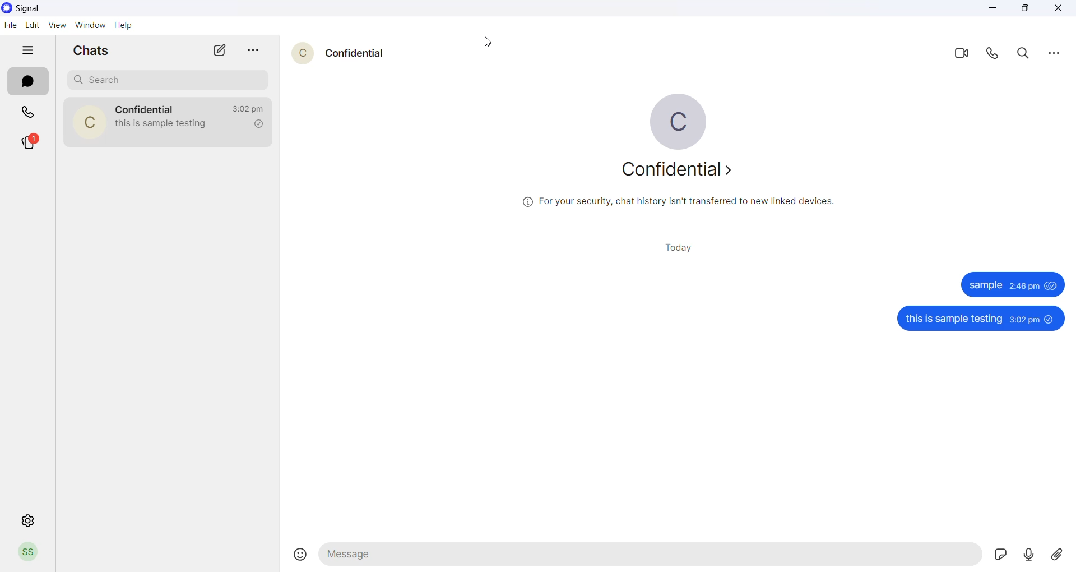 The image size is (1076, 572). Describe the element at coordinates (10, 26) in the screenshot. I see `file` at that location.